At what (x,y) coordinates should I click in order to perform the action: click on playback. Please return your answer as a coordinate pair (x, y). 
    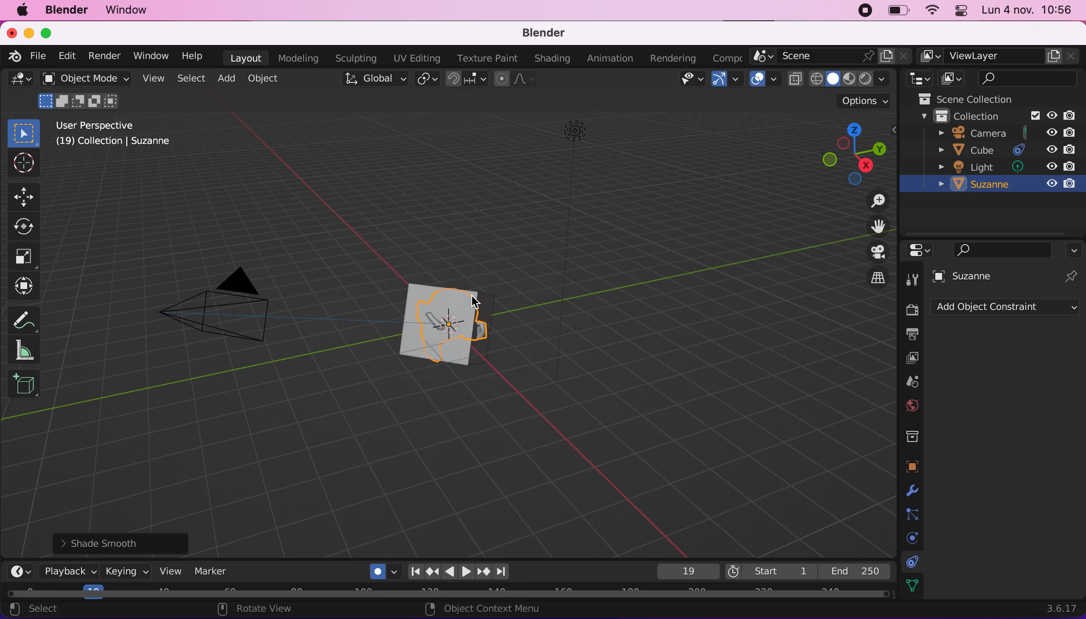
    Looking at the image, I should click on (70, 571).